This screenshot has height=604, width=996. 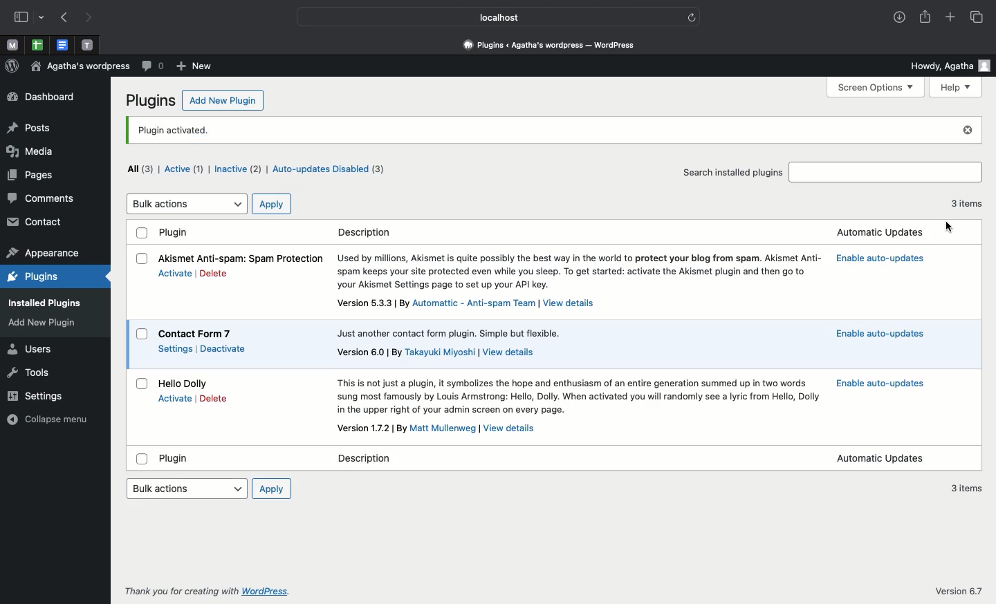 What do you see at coordinates (37, 223) in the screenshot?
I see `contact` at bounding box center [37, 223].